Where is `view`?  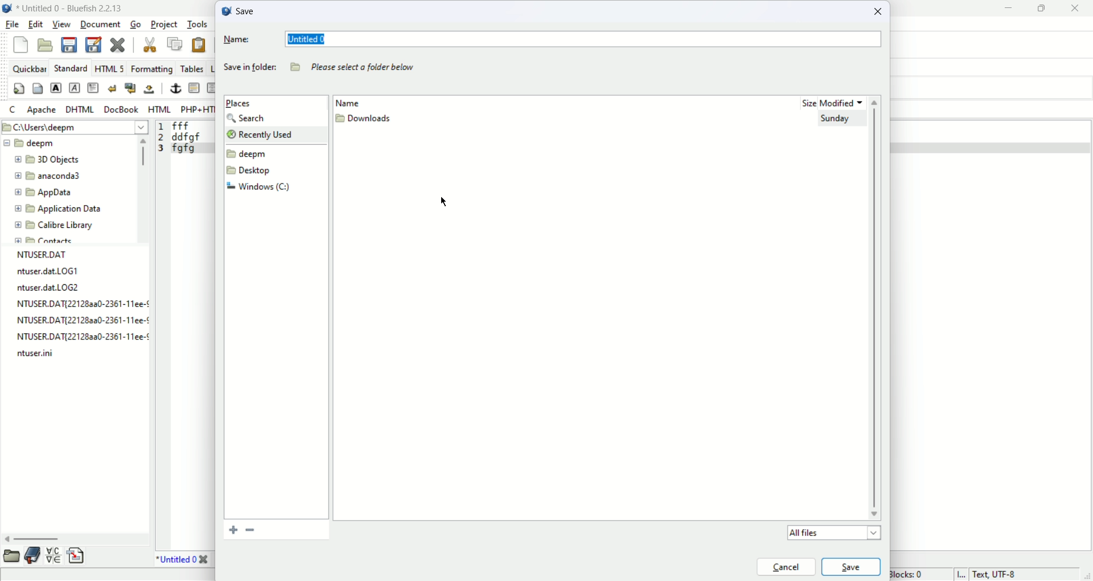
view is located at coordinates (61, 23).